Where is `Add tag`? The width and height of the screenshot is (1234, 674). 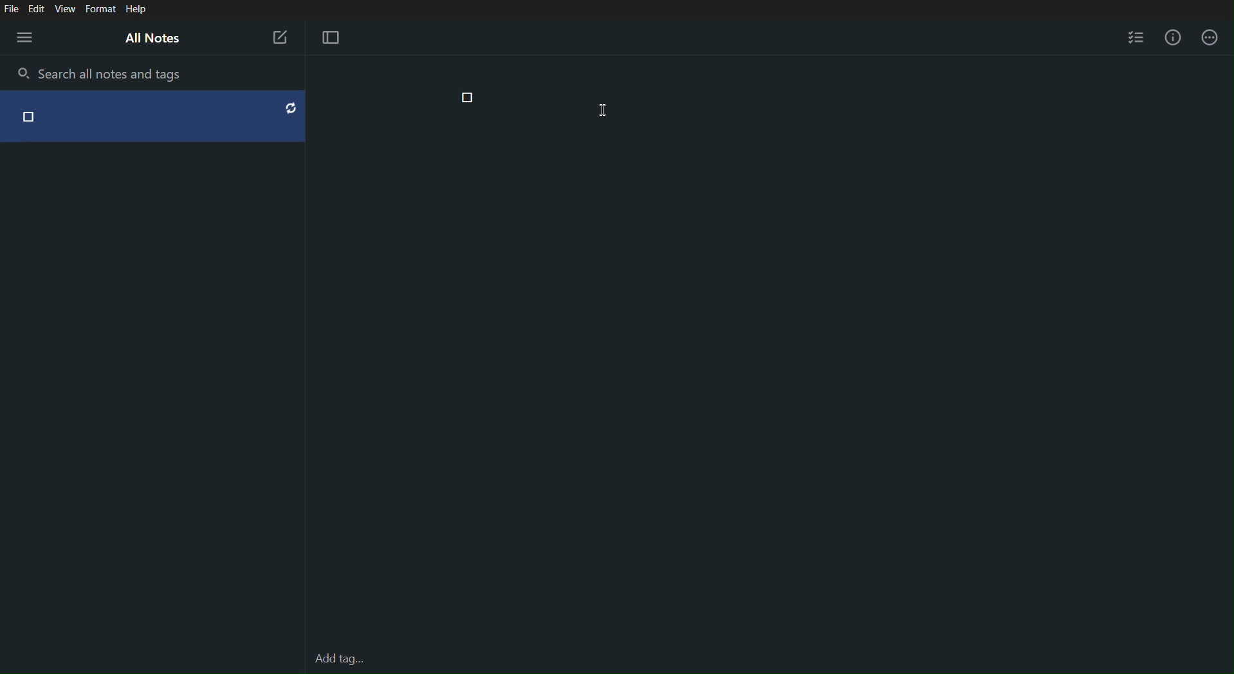 Add tag is located at coordinates (342, 660).